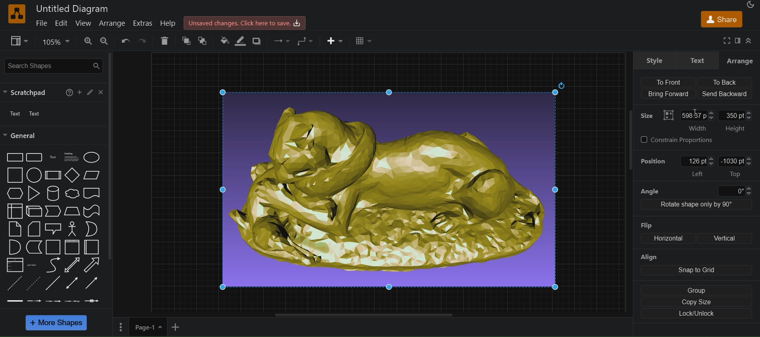  What do you see at coordinates (101, 92) in the screenshot?
I see `close` at bounding box center [101, 92].